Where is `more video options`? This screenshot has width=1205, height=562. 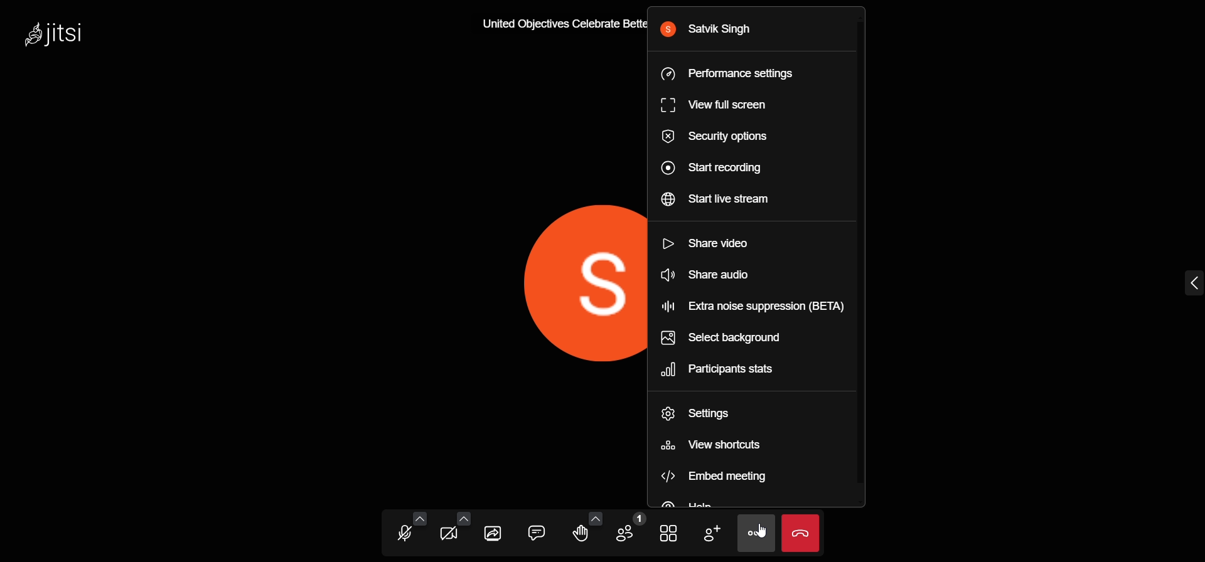
more video options is located at coordinates (462, 517).